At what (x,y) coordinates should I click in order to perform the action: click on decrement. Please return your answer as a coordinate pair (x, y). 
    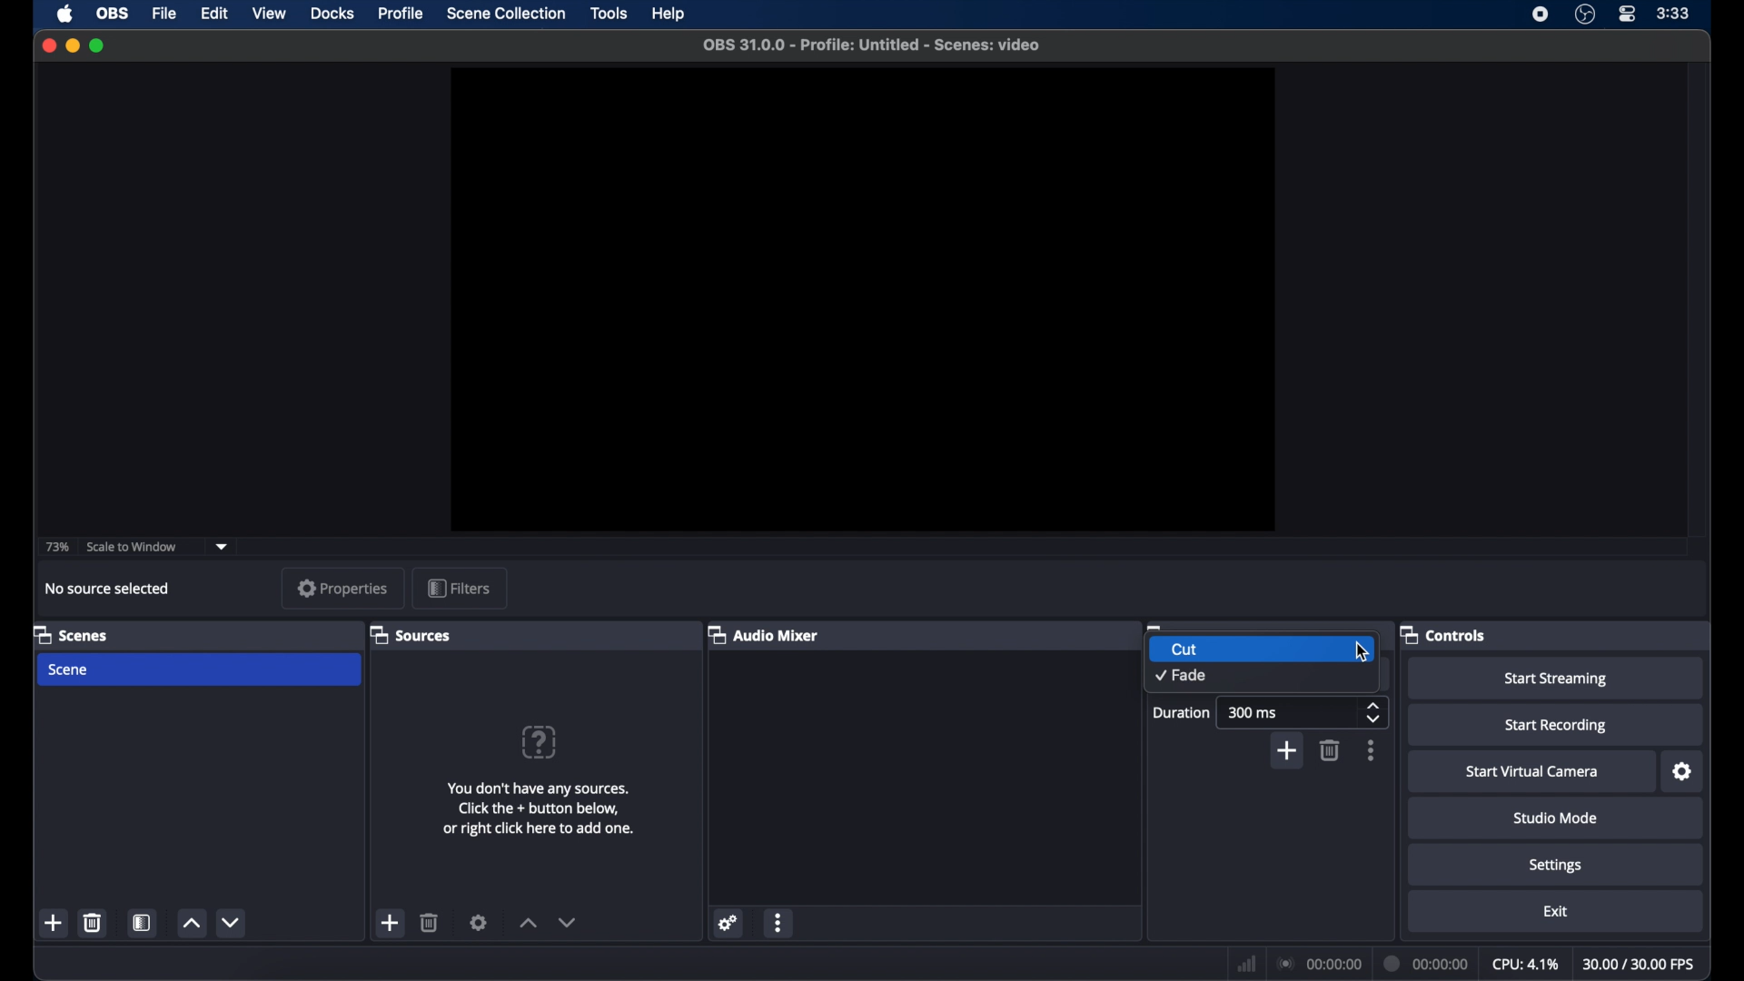
    Looking at the image, I should click on (568, 922).